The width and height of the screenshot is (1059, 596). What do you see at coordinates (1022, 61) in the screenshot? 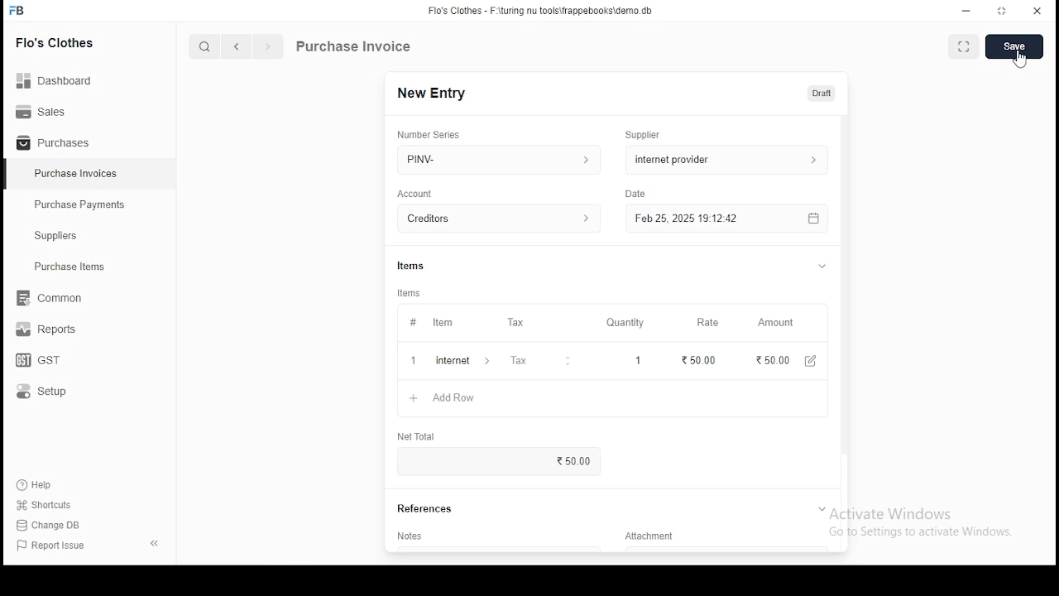
I see `mouse pointer` at bounding box center [1022, 61].